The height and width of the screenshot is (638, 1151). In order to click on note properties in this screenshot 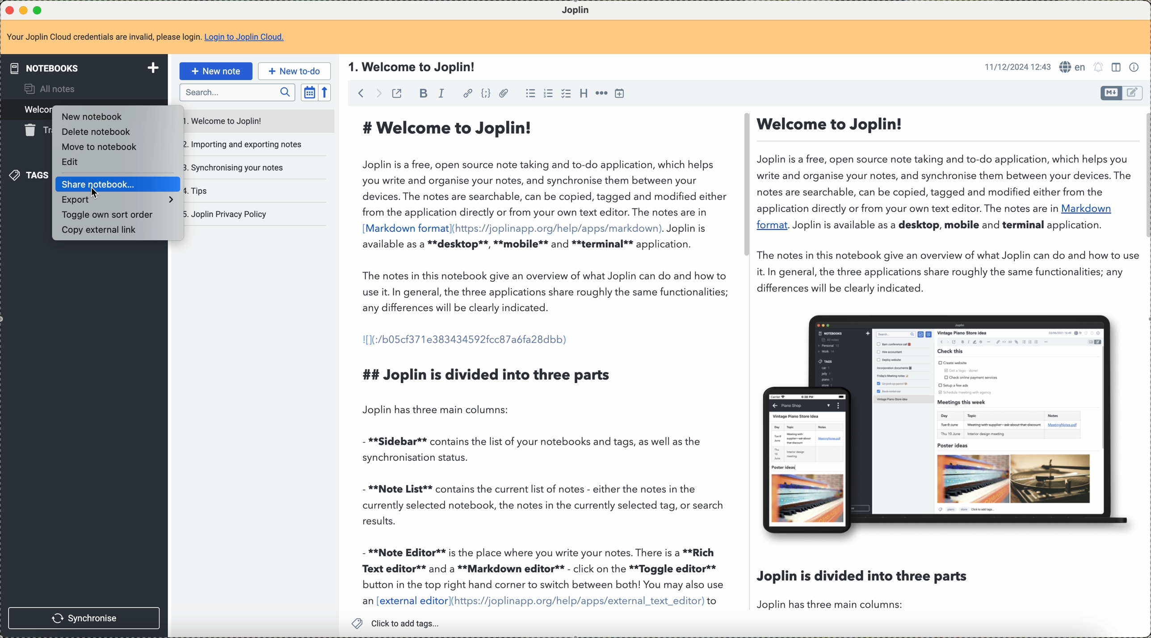, I will do `click(1135, 67)`.